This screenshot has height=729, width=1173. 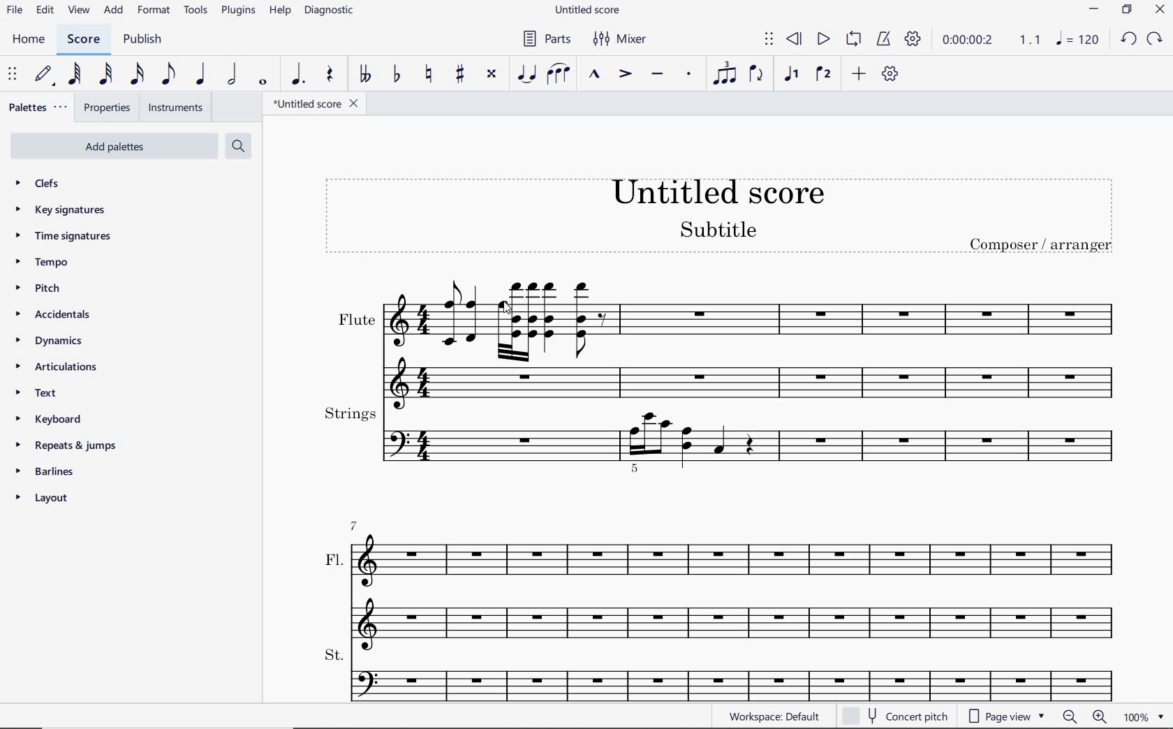 I want to click on 32ND NOTE, so click(x=108, y=74).